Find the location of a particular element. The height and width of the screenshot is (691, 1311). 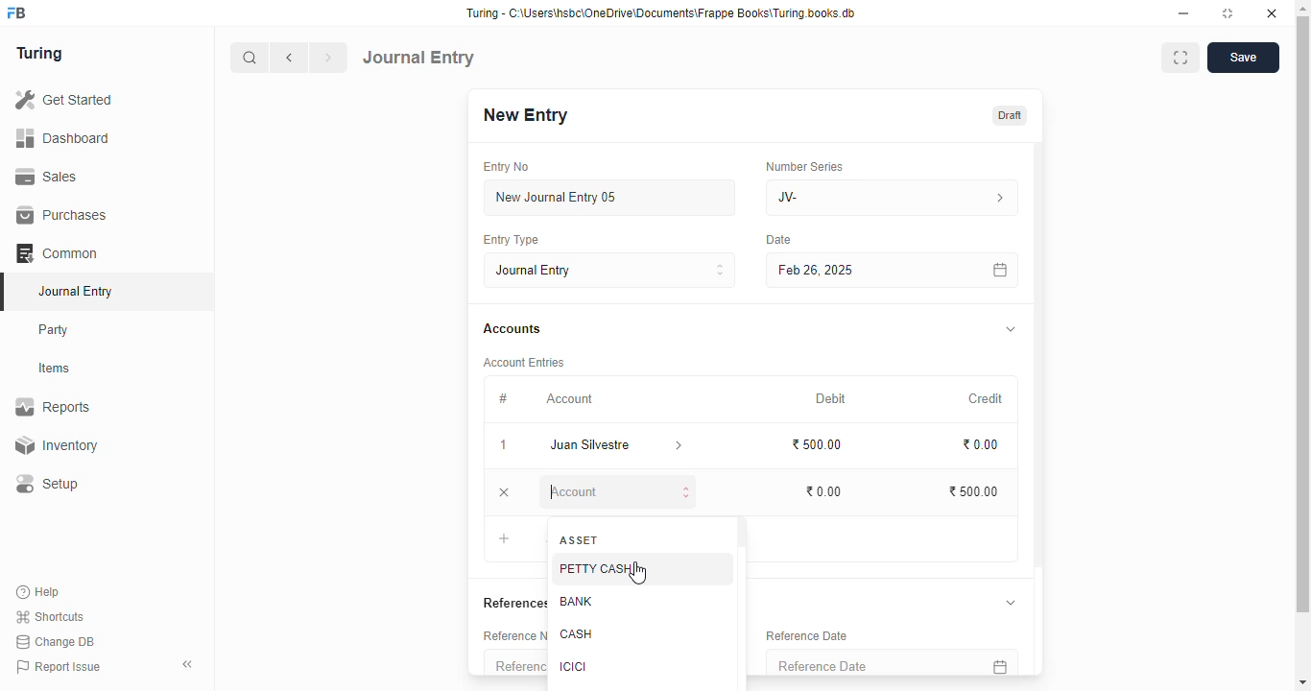

party is located at coordinates (56, 330).